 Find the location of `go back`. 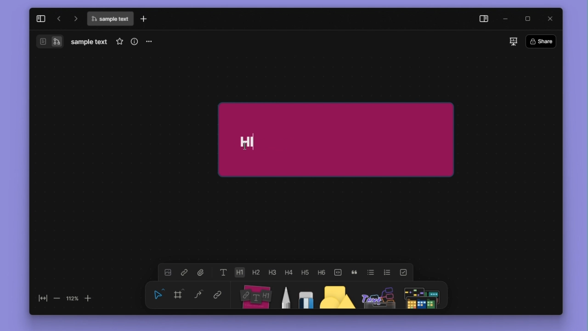

go back is located at coordinates (59, 18).